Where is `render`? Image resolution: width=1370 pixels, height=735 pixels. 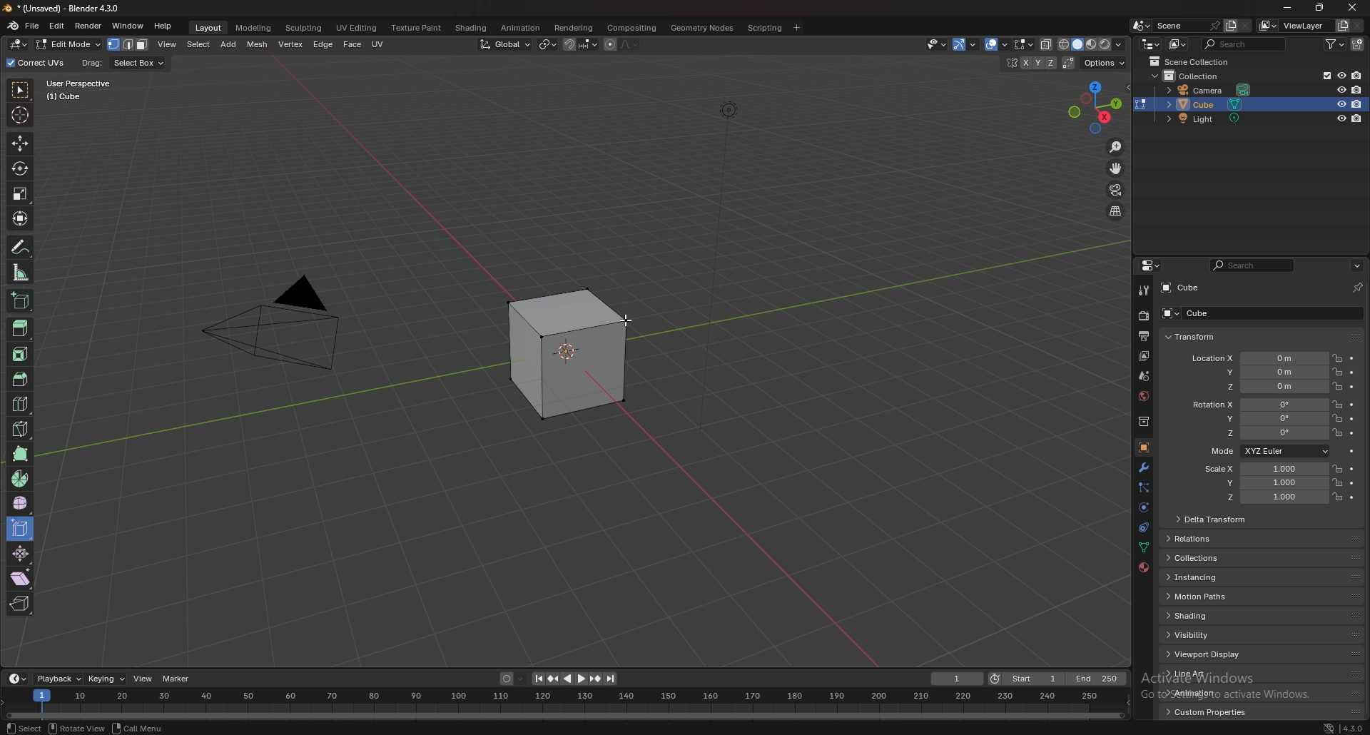 render is located at coordinates (88, 26).